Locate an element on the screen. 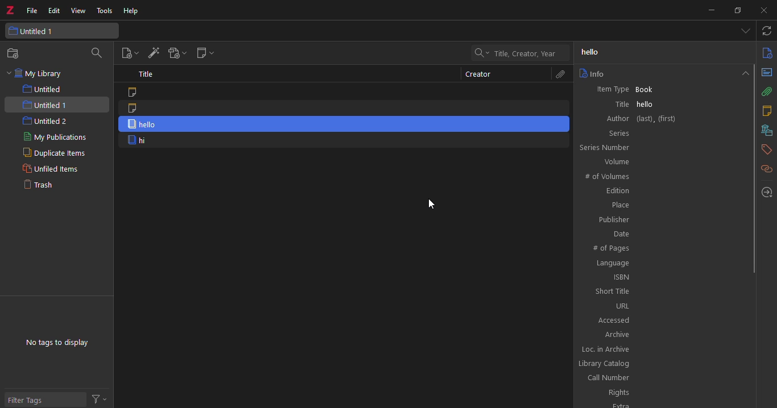  Title, Creator, Year is located at coordinates (525, 54).